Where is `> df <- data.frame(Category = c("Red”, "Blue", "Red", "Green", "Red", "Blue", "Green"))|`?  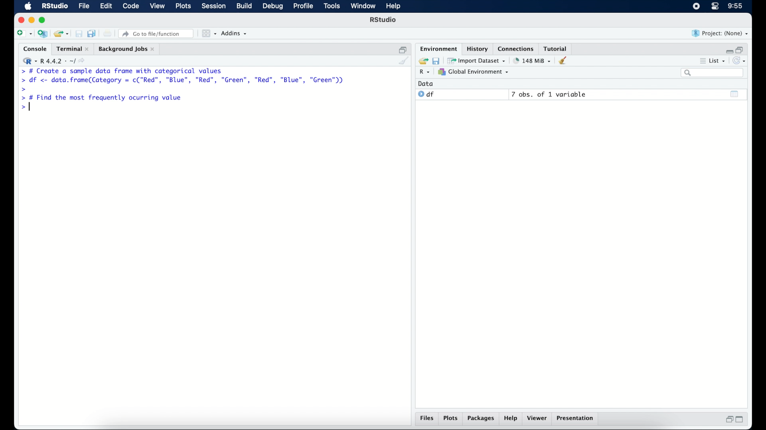
> df <- data.frame(Category = c("Red”, "Blue", "Red", "Green", "Red", "Blue", "Green"))| is located at coordinates (184, 80).